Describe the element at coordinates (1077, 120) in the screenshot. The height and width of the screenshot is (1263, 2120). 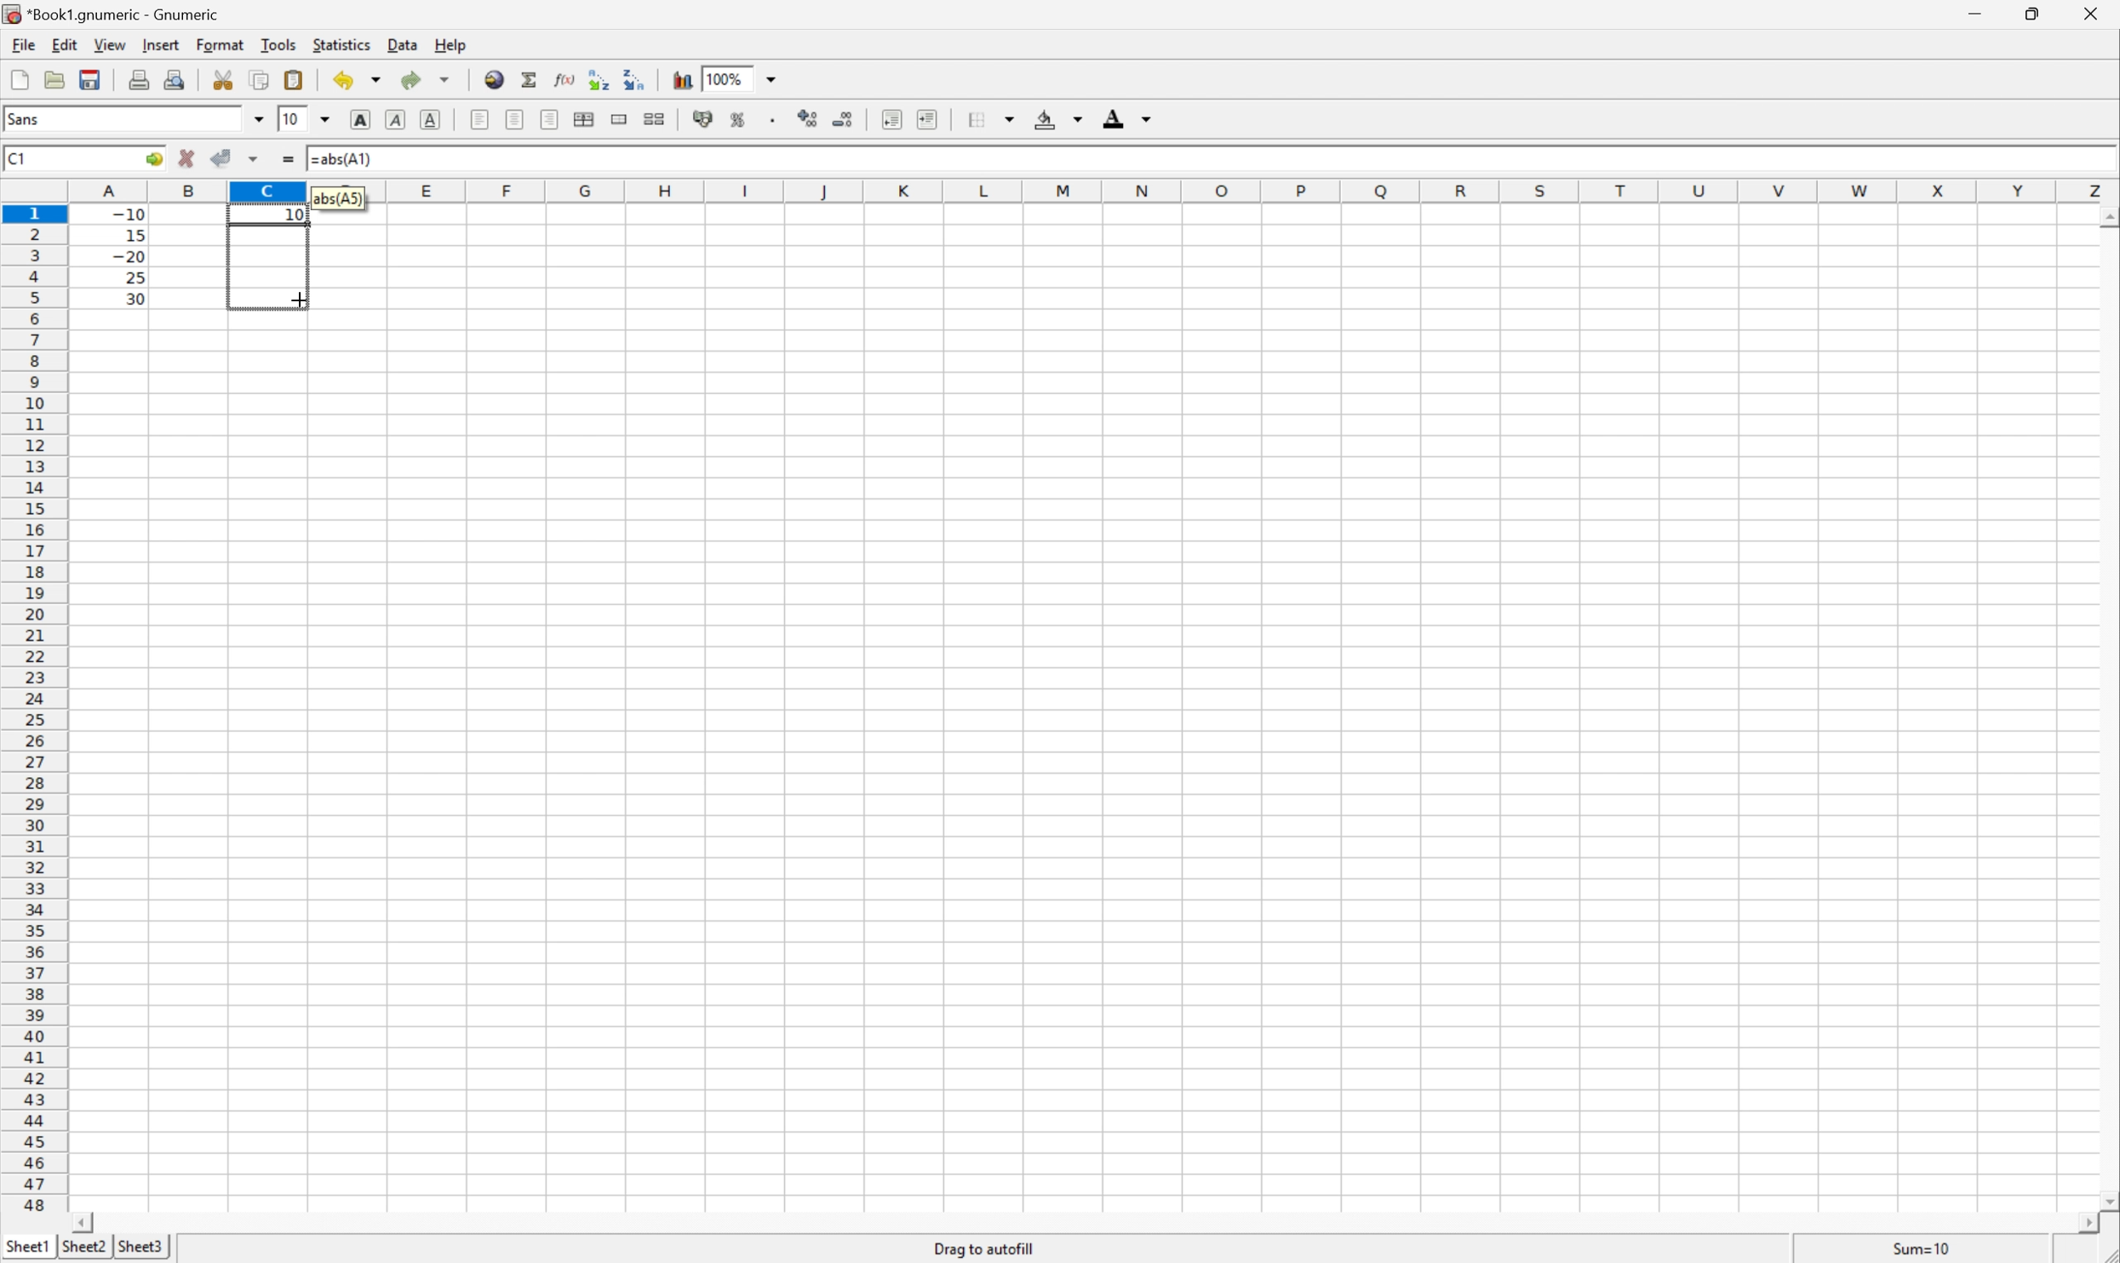
I see `Drop Down` at that location.